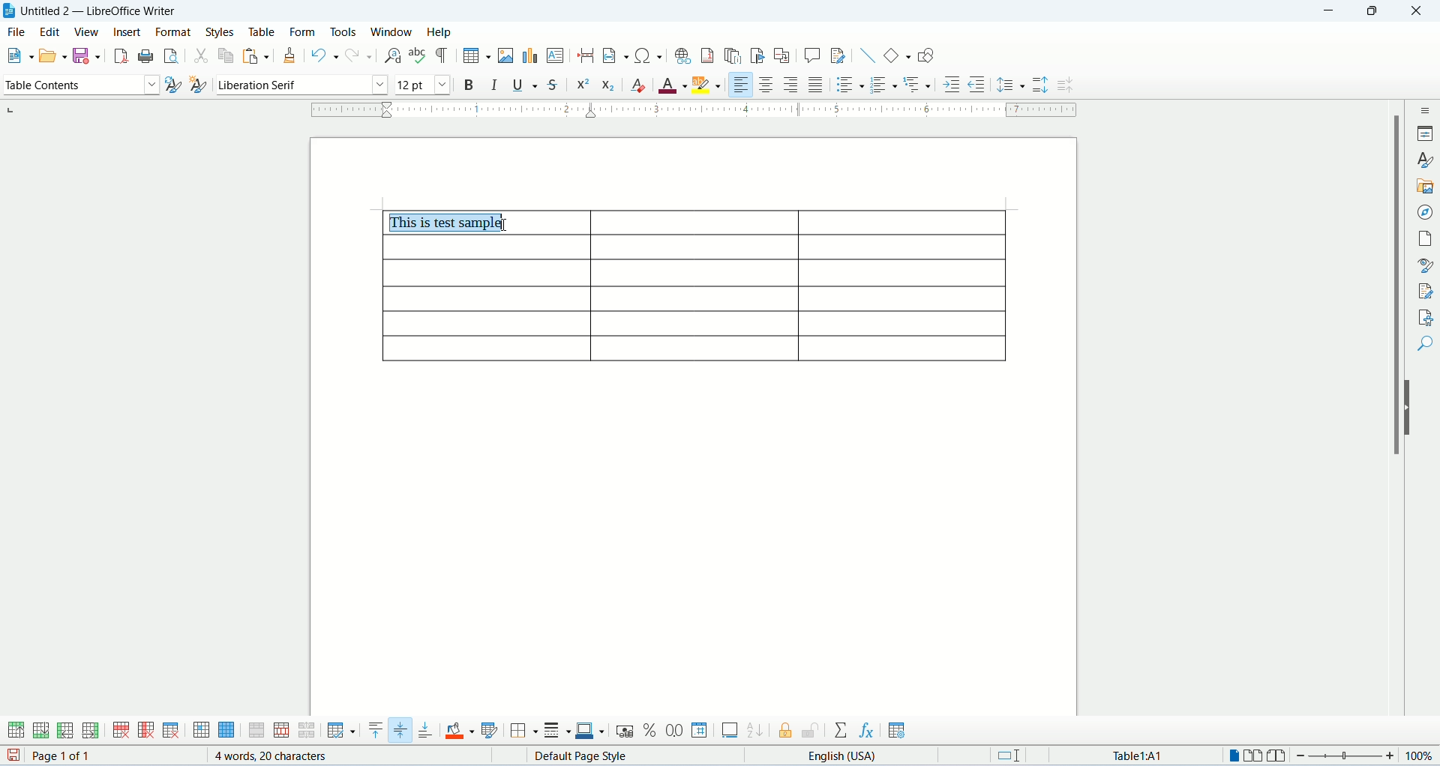 The height and width of the screenshot is (766, 1440). Describe the element at coordinates (818, 83) in the screenshot. I see `justified` at that location.